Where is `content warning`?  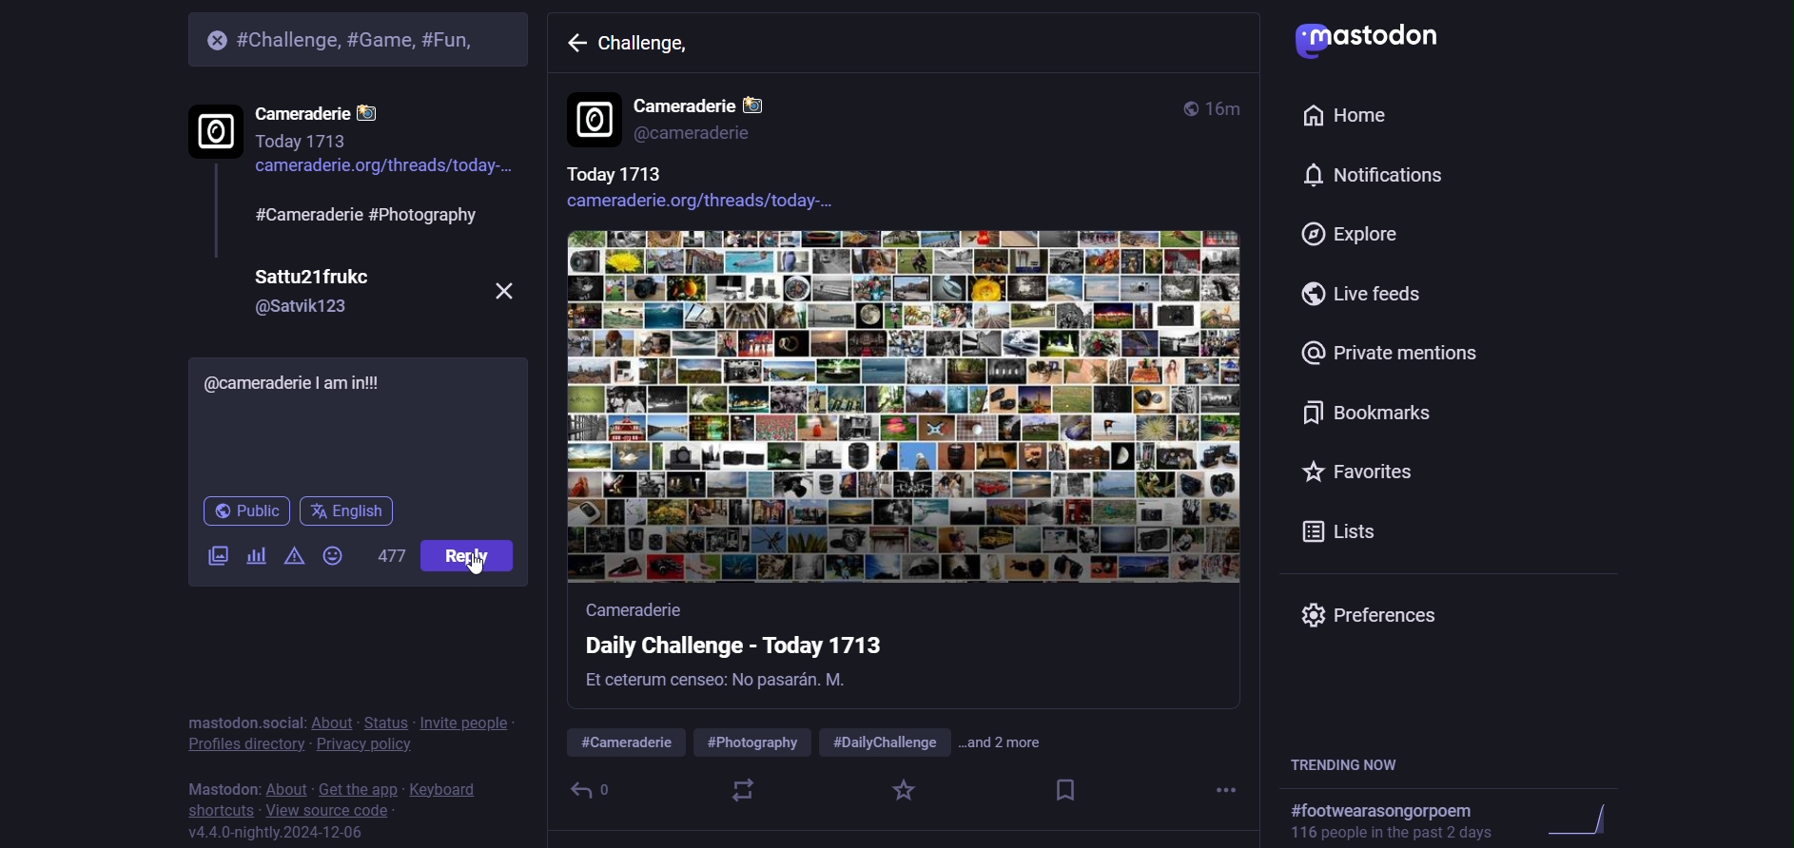 content warning is located at coordinates (292, 553).